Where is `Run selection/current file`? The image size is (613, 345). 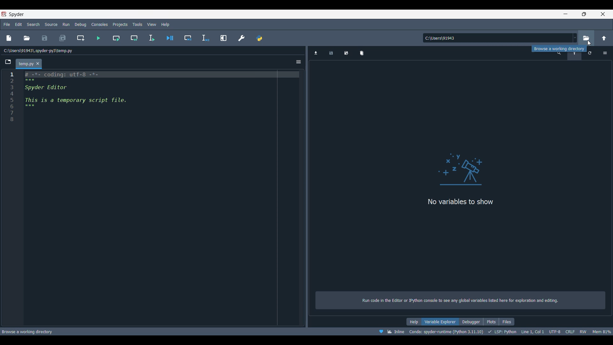
Run selection/current file is located at coordinates (152, 38).